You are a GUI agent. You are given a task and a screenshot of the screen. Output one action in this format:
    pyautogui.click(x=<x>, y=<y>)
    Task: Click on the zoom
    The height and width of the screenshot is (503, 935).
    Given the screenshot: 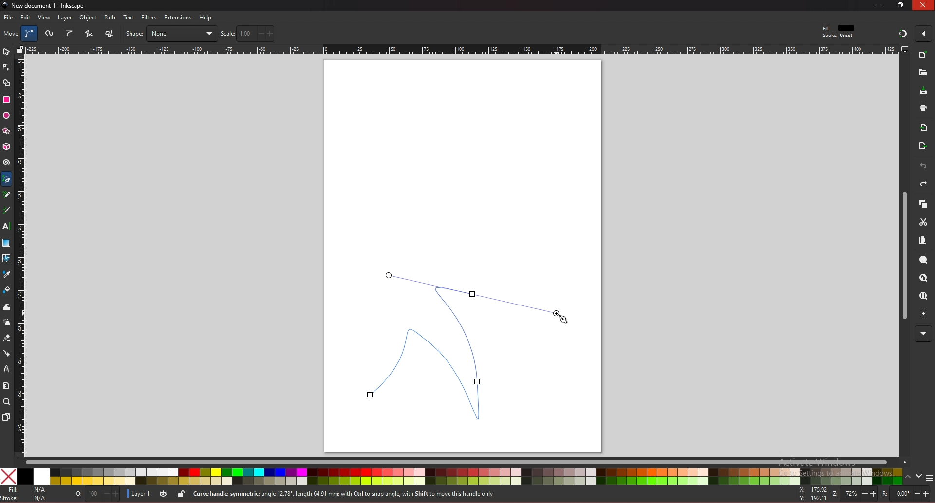 What is the action you would take?
    pyautogui.click(x=853, y=493)
    